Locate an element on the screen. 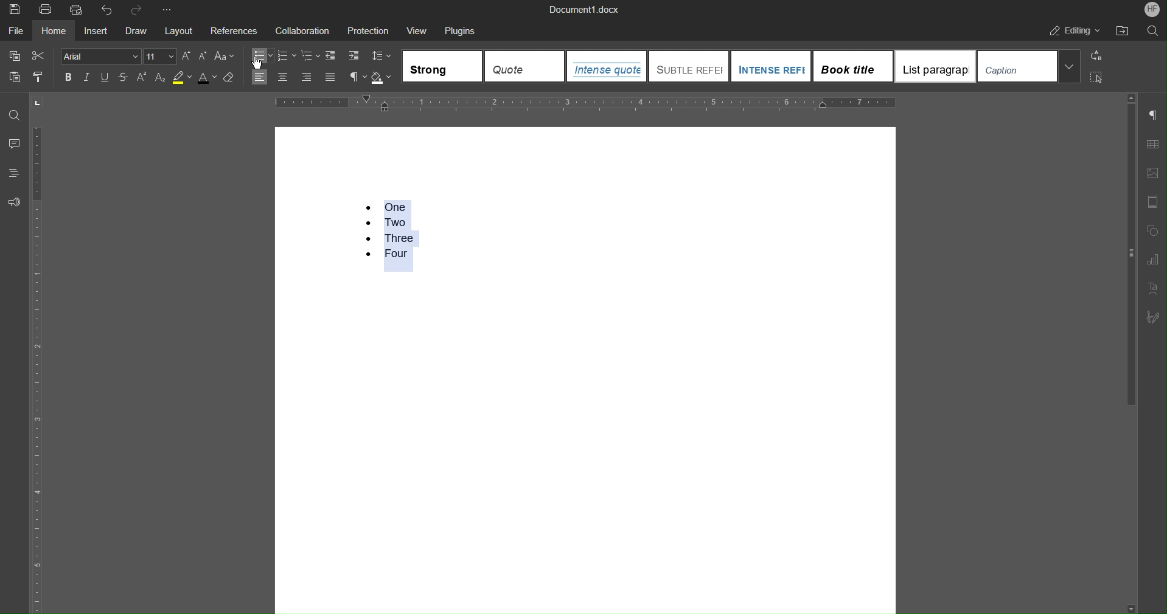 The image size is (1167, 614). Numbered List is located at coordinates (287, 55).